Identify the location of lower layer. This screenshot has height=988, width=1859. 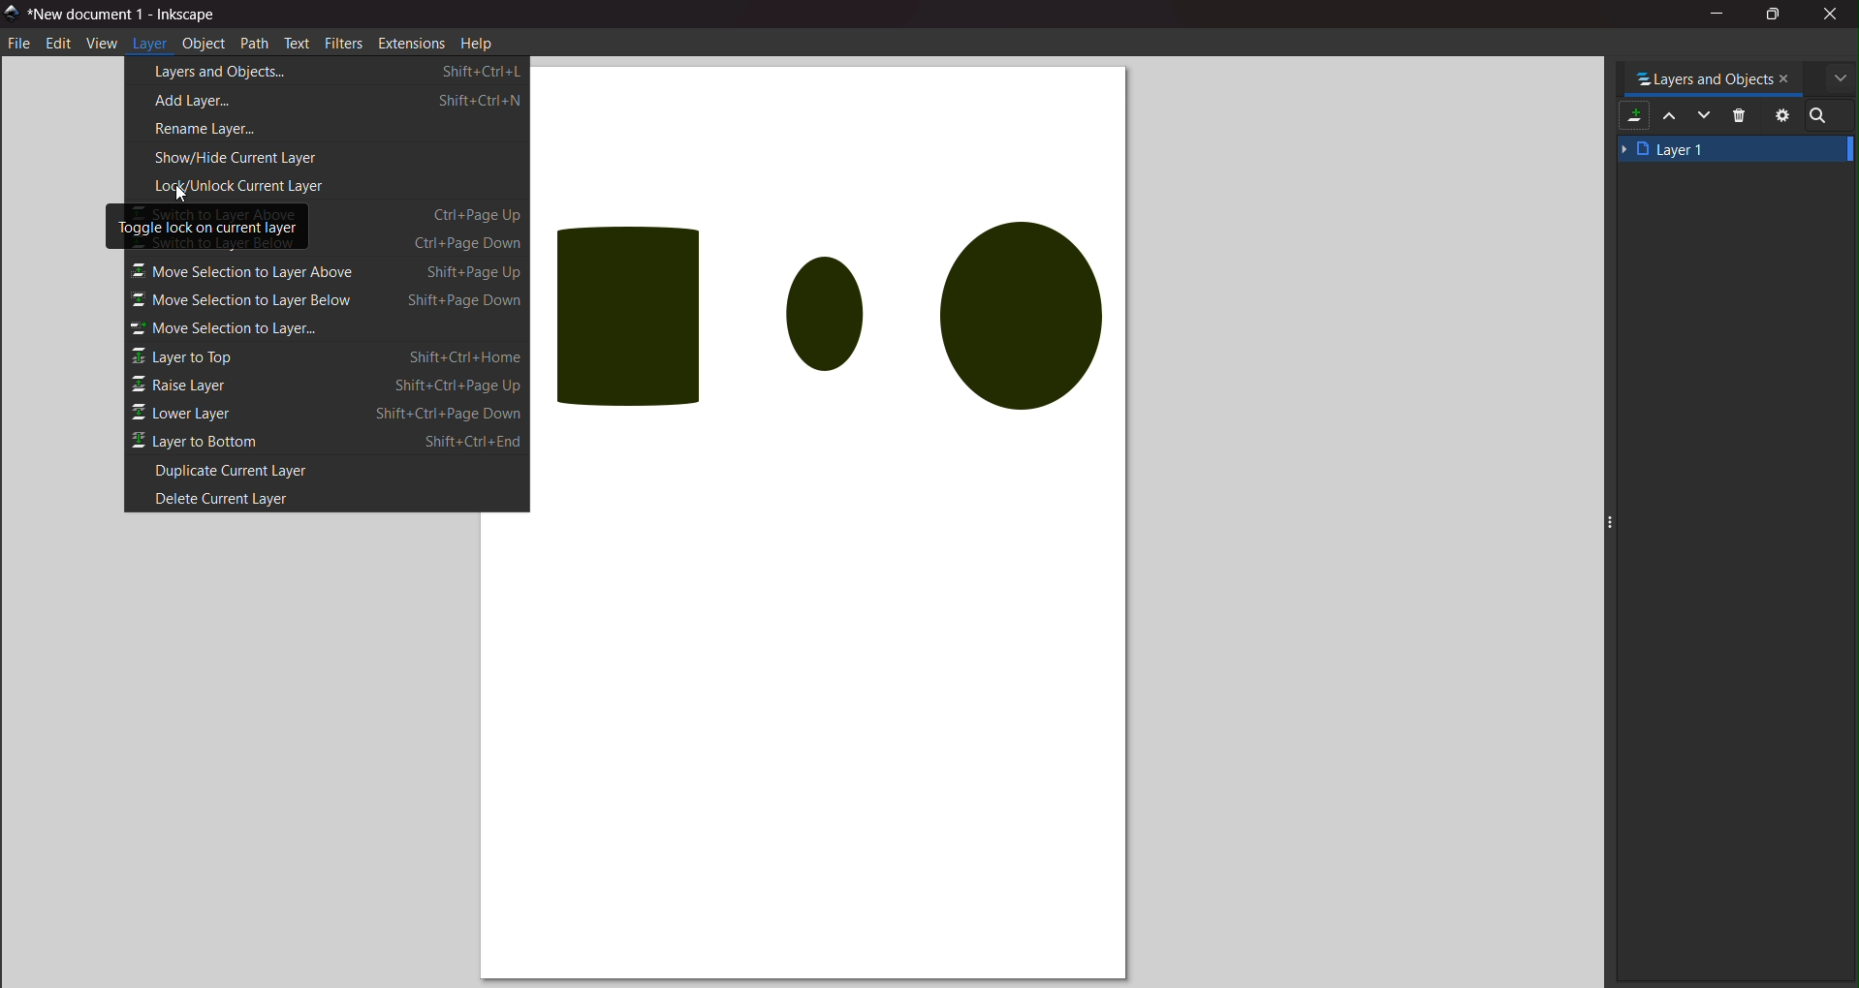
(329, 417).